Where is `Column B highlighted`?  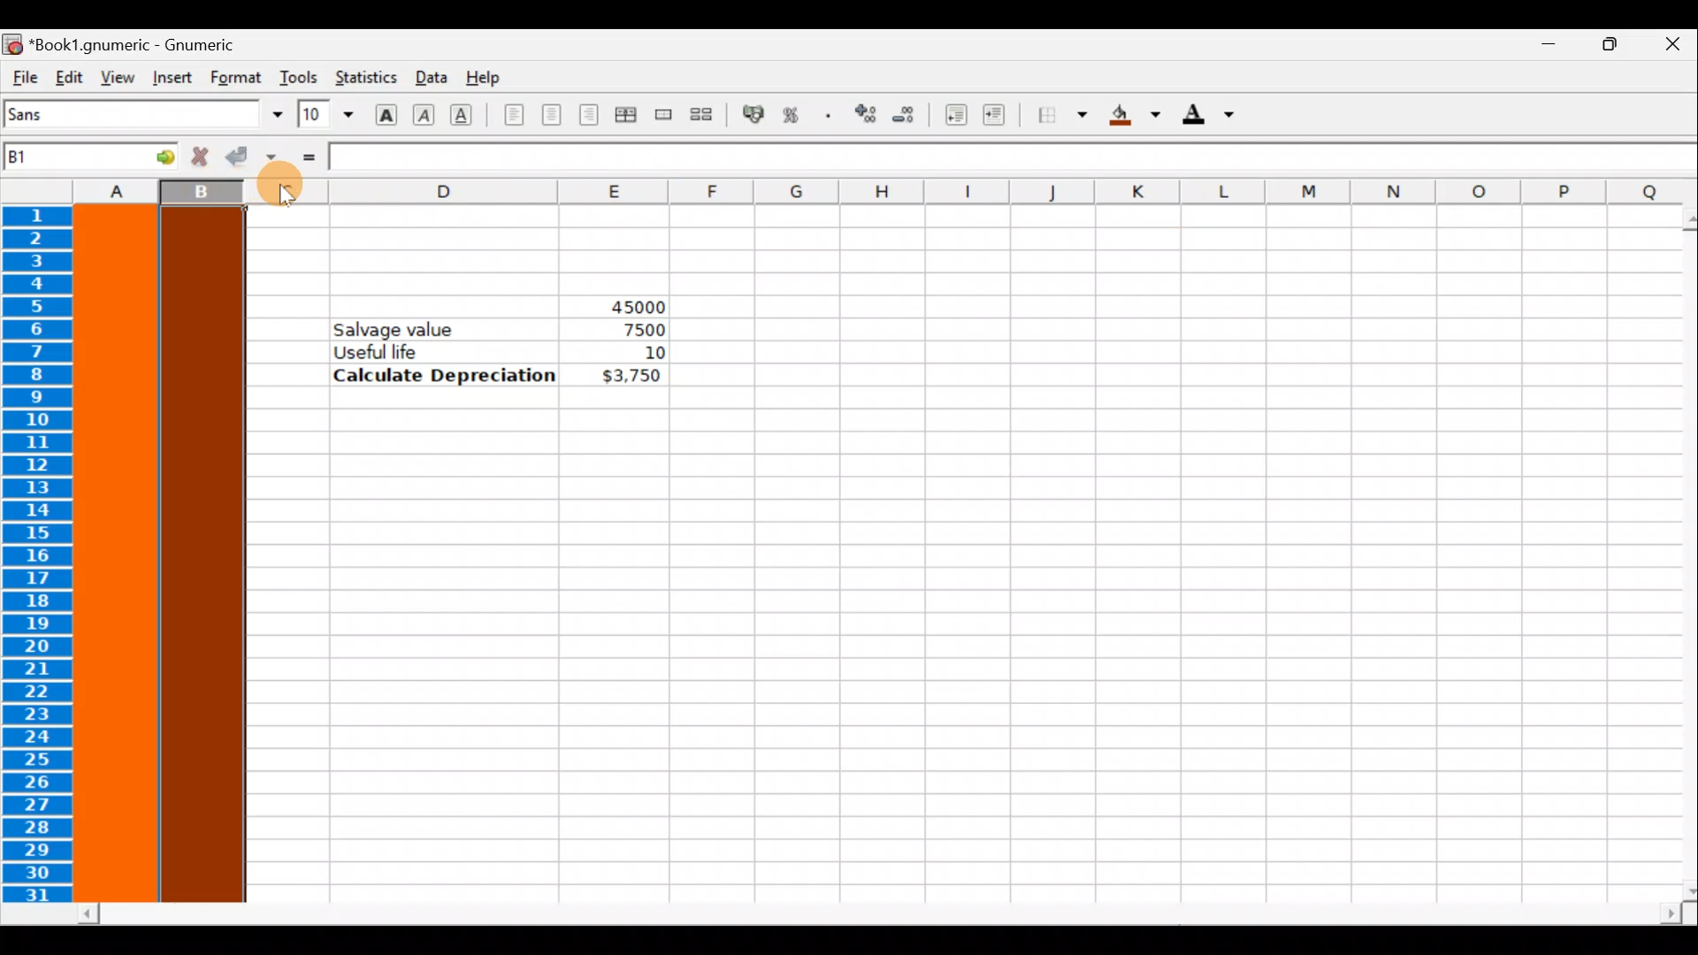 Column B highlighted is located at coordinates (207, 555).